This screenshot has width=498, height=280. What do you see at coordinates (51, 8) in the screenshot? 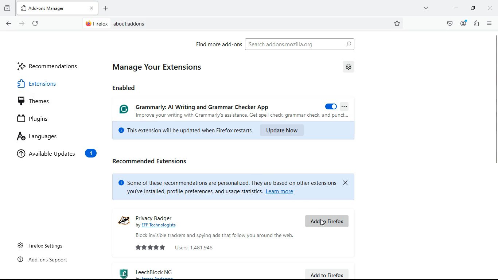
I see `Add-ons Manager` at bounding box center [51, 8].